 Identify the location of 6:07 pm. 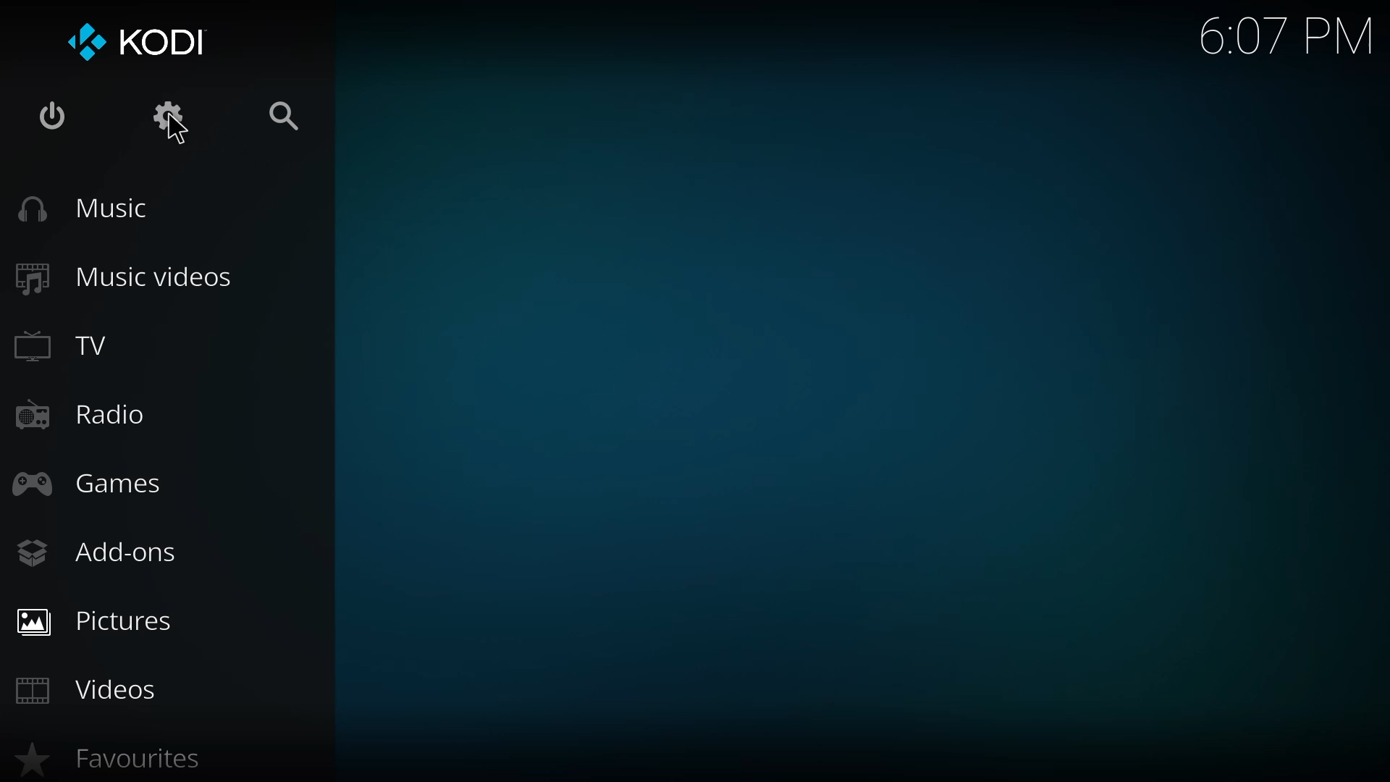
(1286, 41).